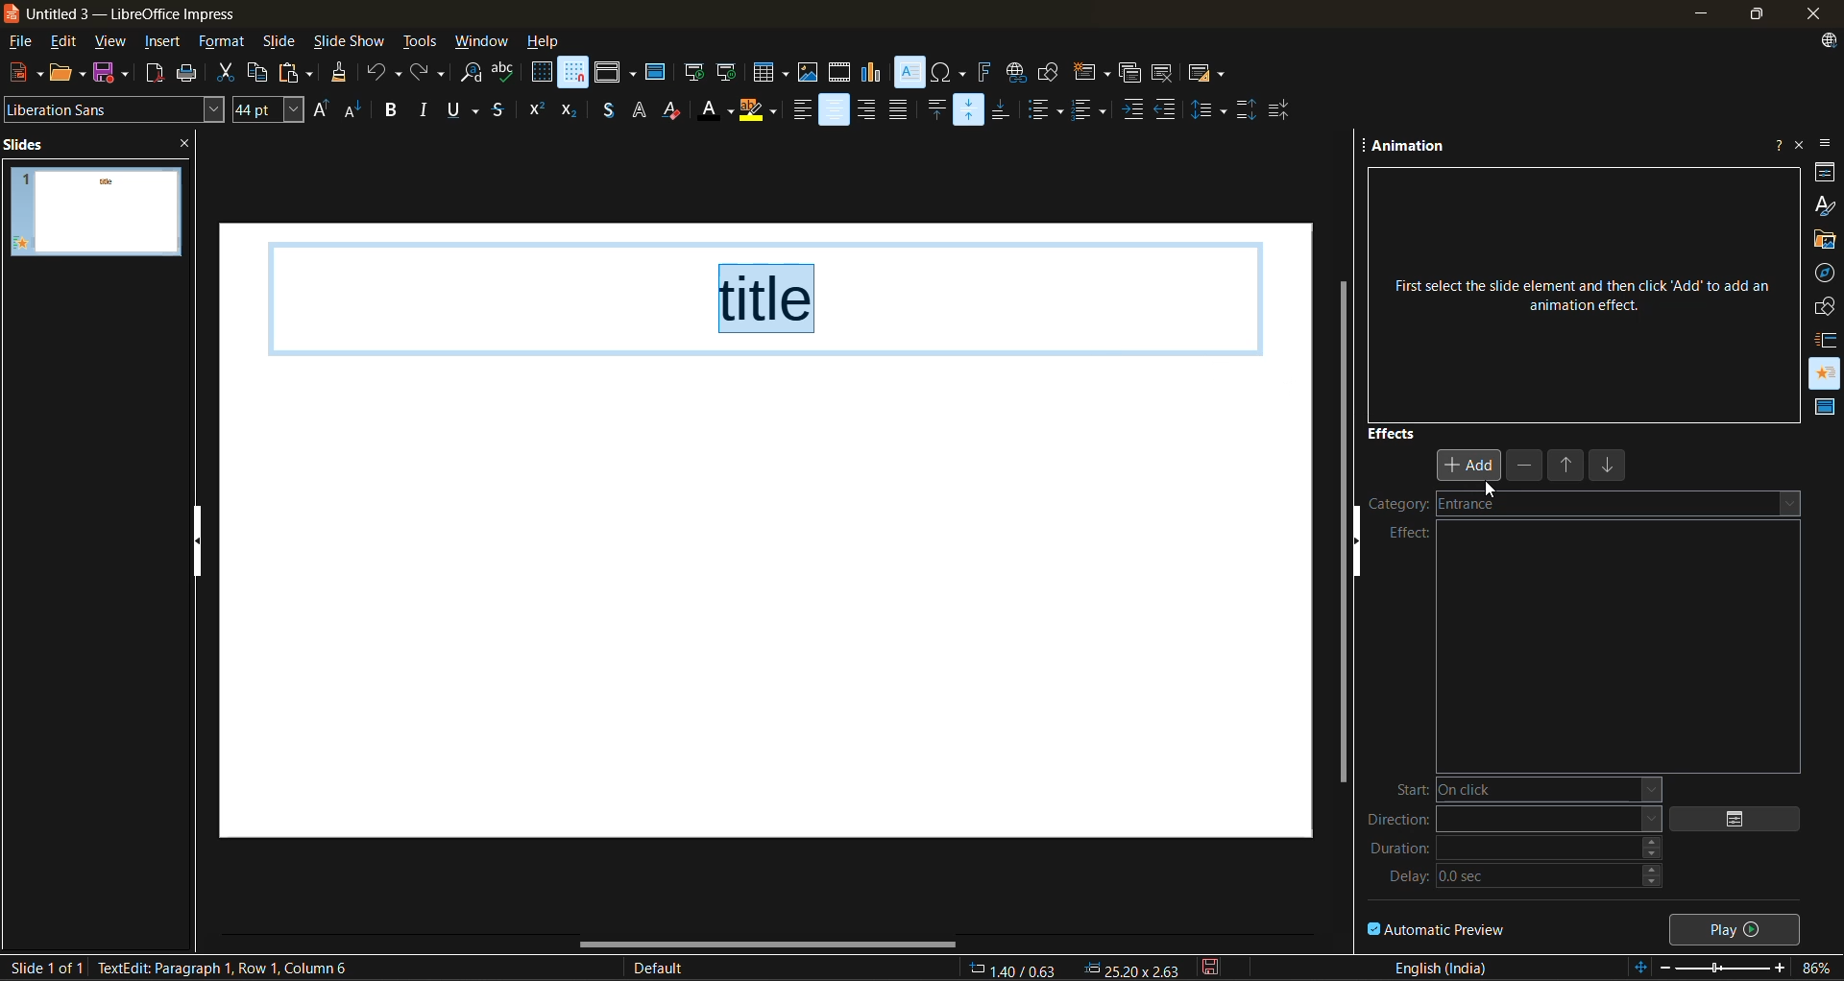 This screenshot has height=981, width=1844. I want to click on new, so click(22, 73).